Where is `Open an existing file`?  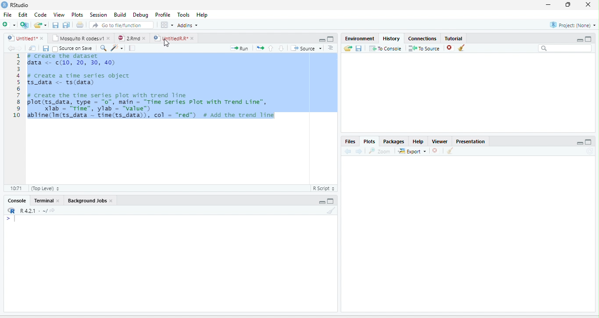 Open an existing file is located at coordinates (38, 25).